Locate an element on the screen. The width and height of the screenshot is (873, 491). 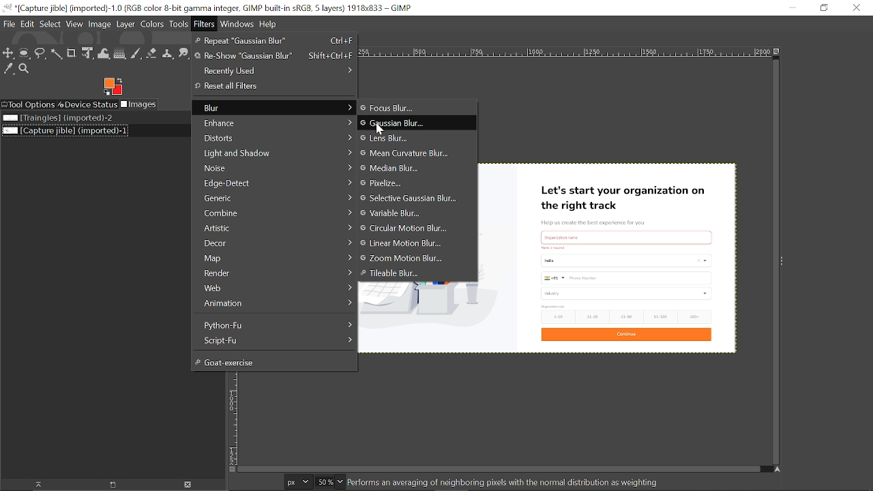
Restore down is located at coordinates (822, 8).